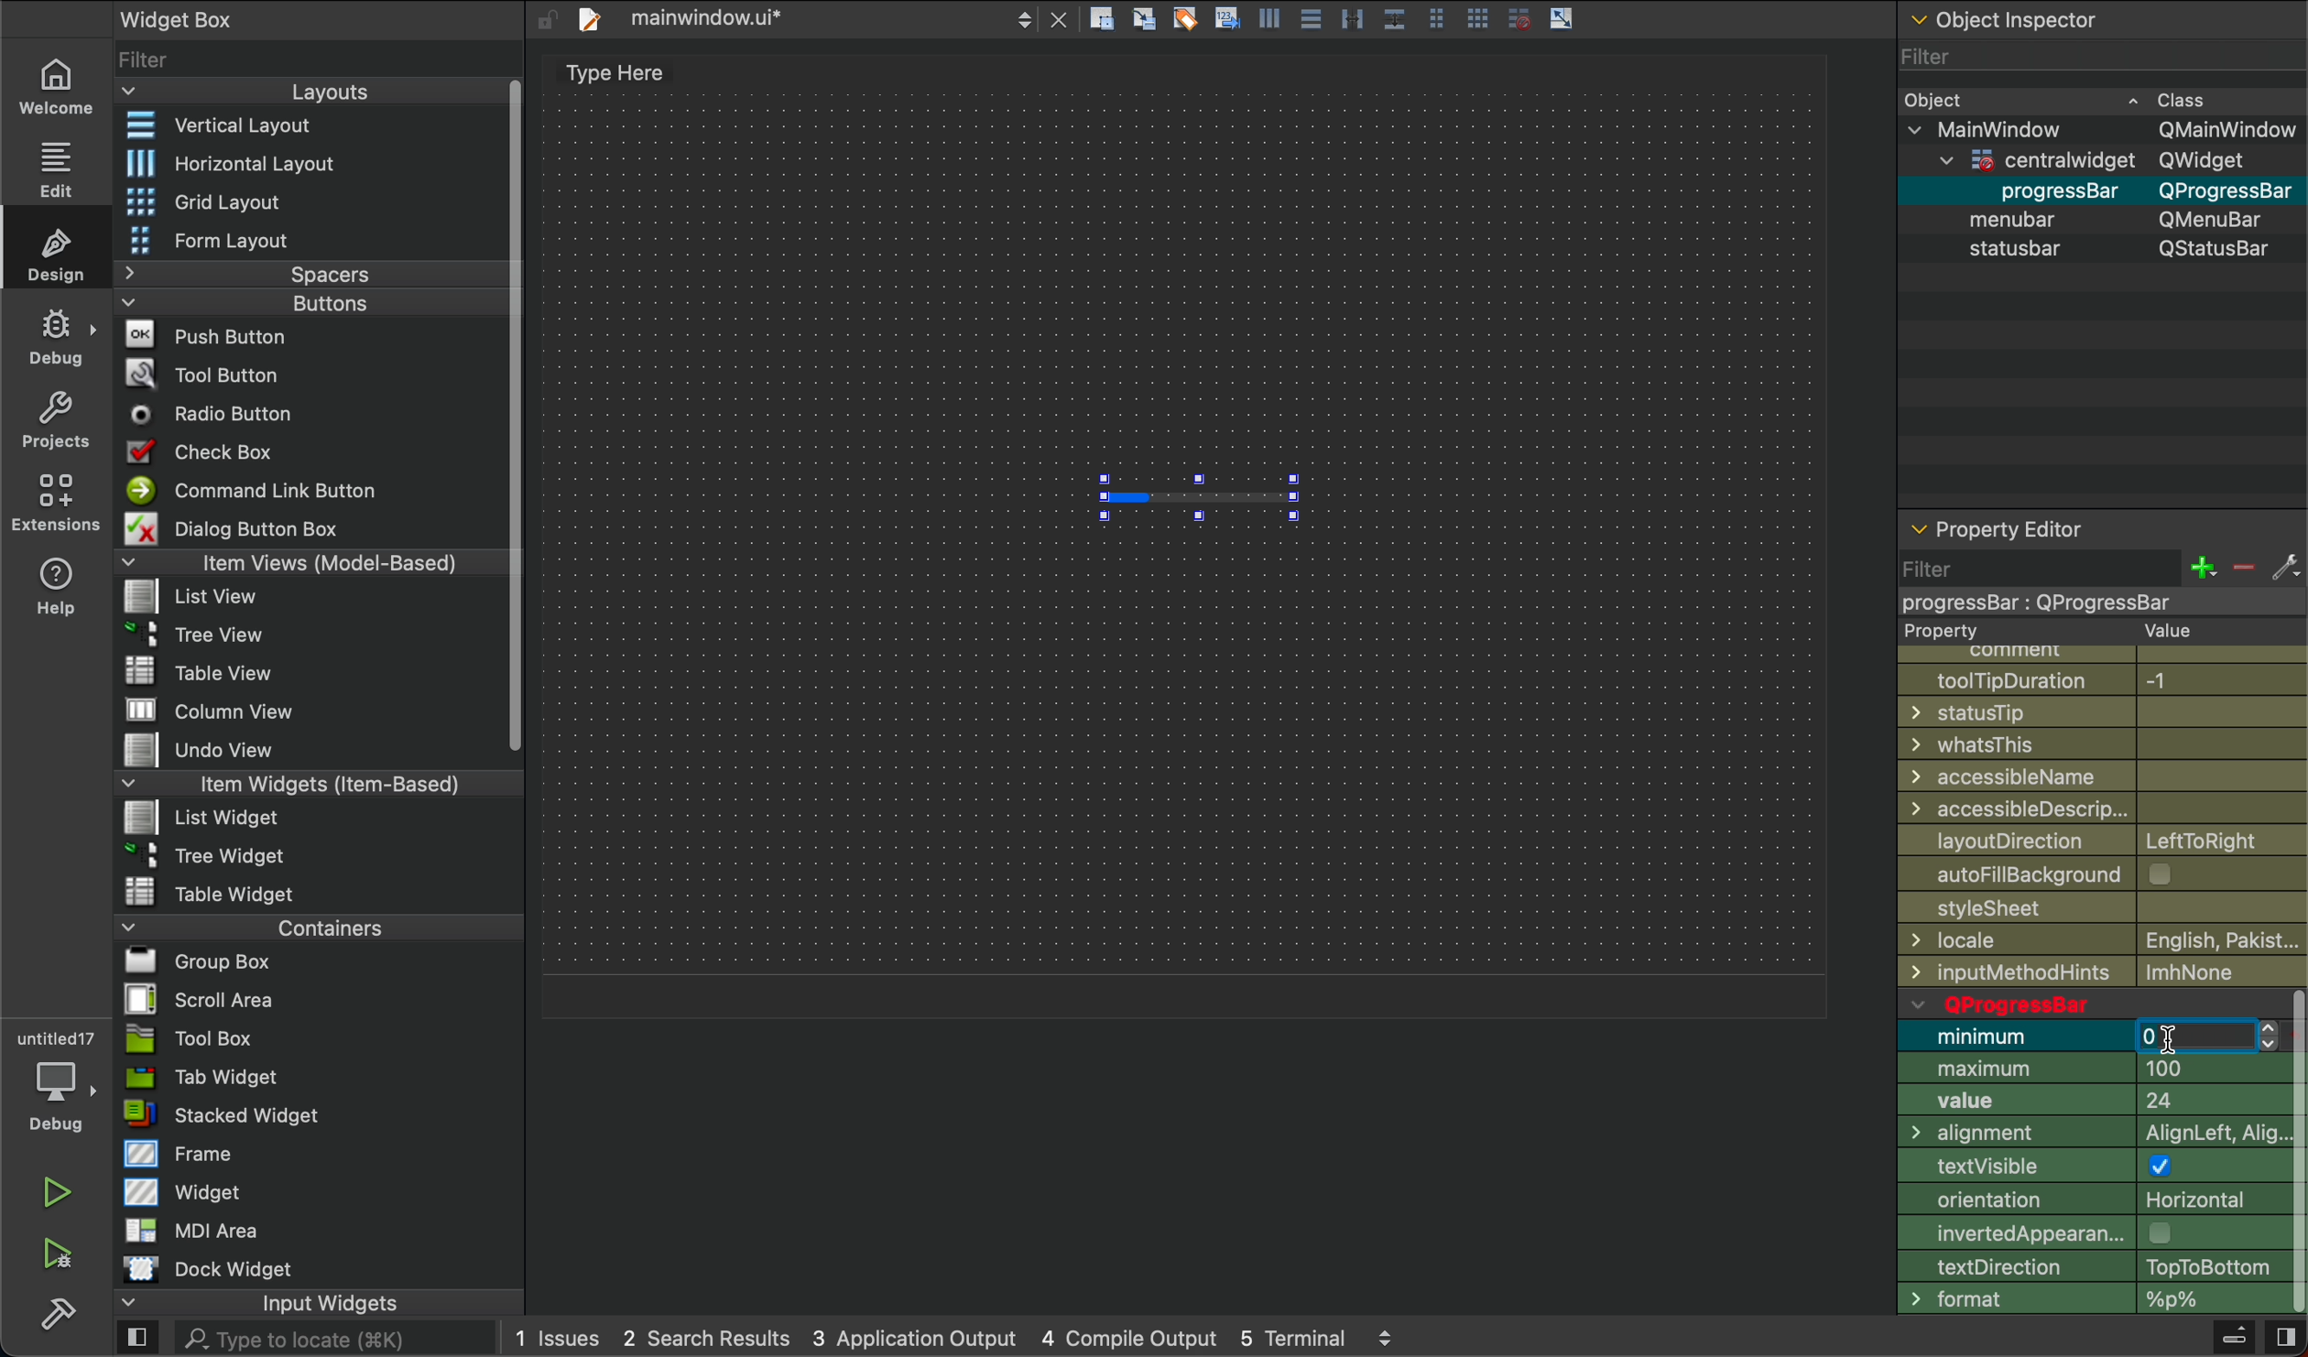 The image size is (2308, 1357). What do you see at coordinates (821, 21) in the screenshot?
I see `file tab` at bounding box center [821, 21].